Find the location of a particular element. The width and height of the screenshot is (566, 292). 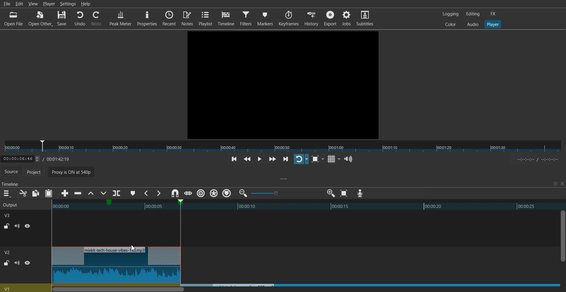

Playlist is located at coordinates (205, 18).